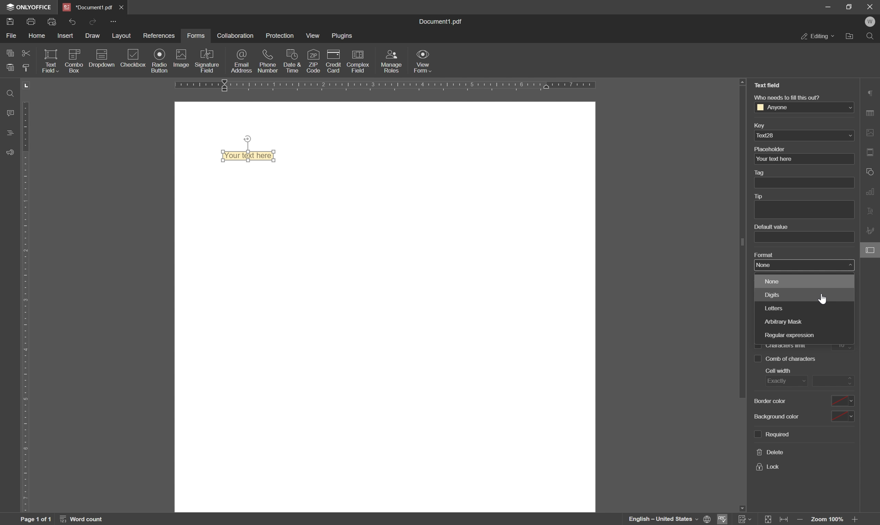  What do you see at coordinates (775, 308) in the screenshot?
I see `letters` at bounding box center [775, 308].